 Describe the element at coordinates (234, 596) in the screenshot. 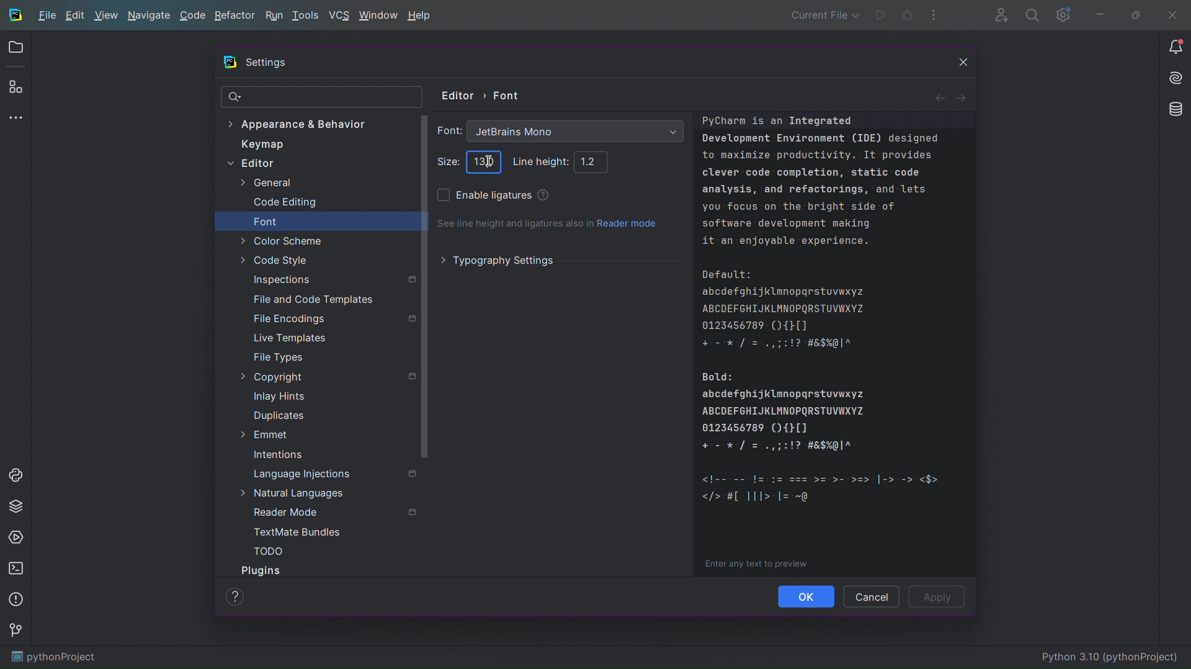

I see `Help` at that location.